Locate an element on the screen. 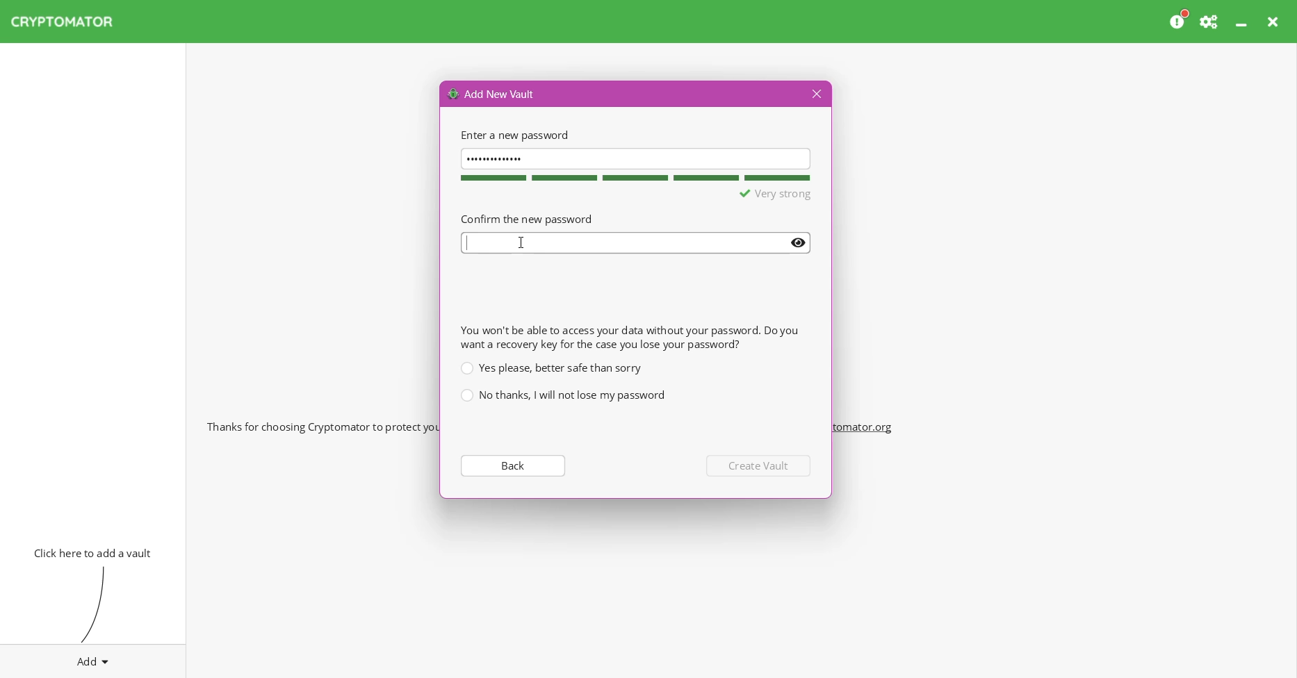 The width and height of the screenshot is (1297, 678). Click here to add vault is located at coordinates (90, 552).